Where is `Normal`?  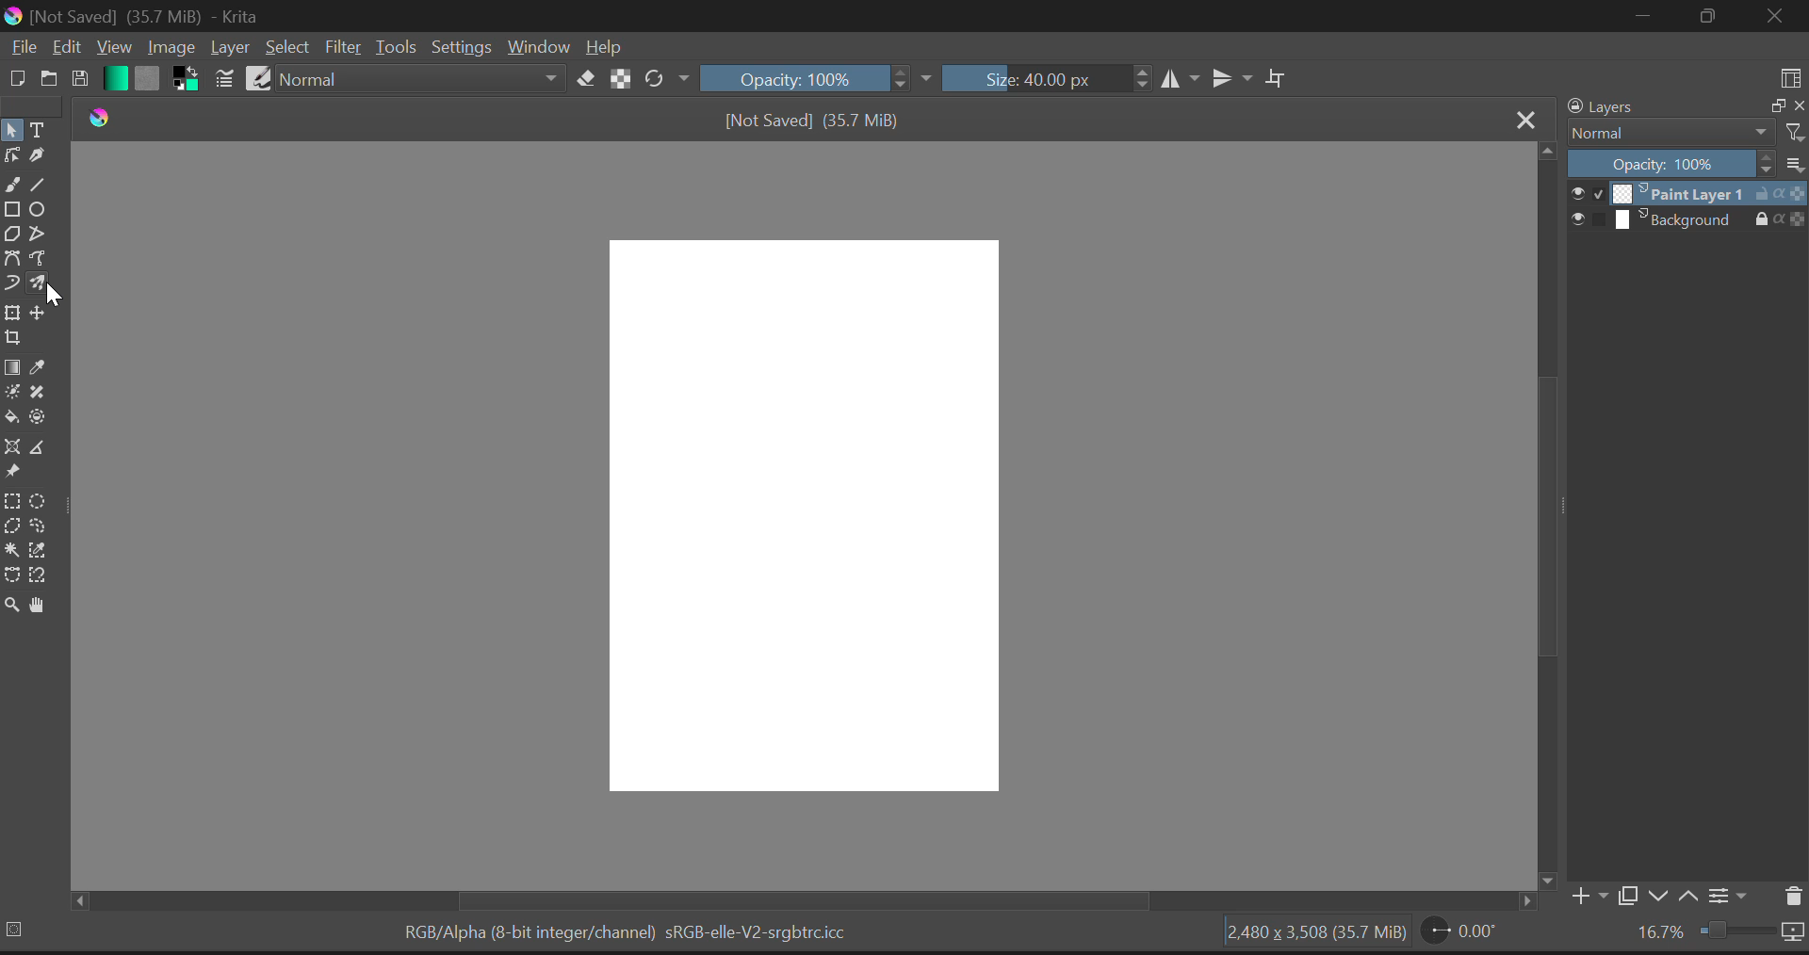 Normal is located at coordinates (423, 78).